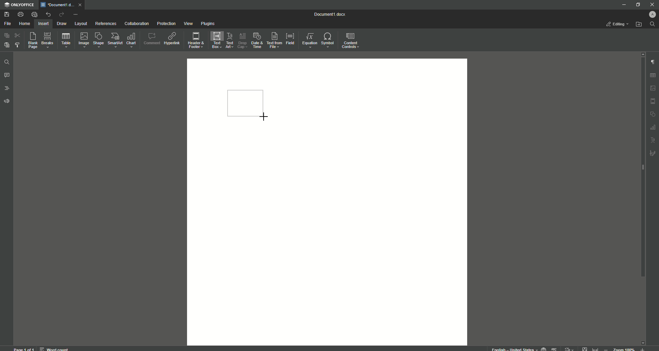 This screenshot has width=659, height=351. What do you see at coordinates (8, 15) in the screenshot?
I see `Save` at bounding box center [8, 15].